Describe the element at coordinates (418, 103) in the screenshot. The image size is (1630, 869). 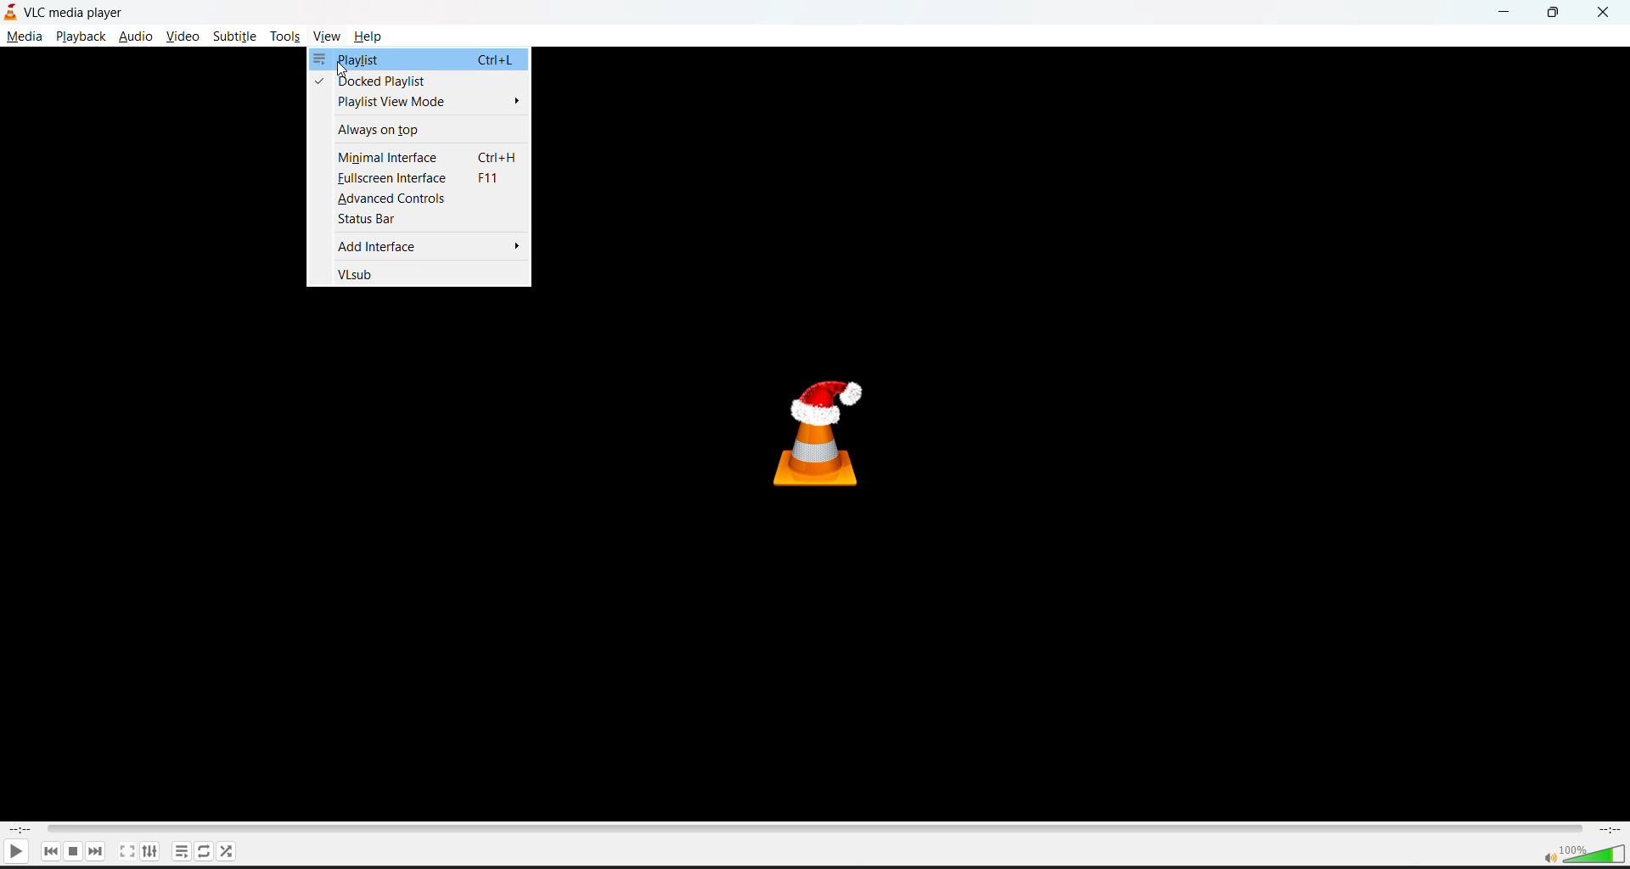
I see `playlist view mode` at that location.